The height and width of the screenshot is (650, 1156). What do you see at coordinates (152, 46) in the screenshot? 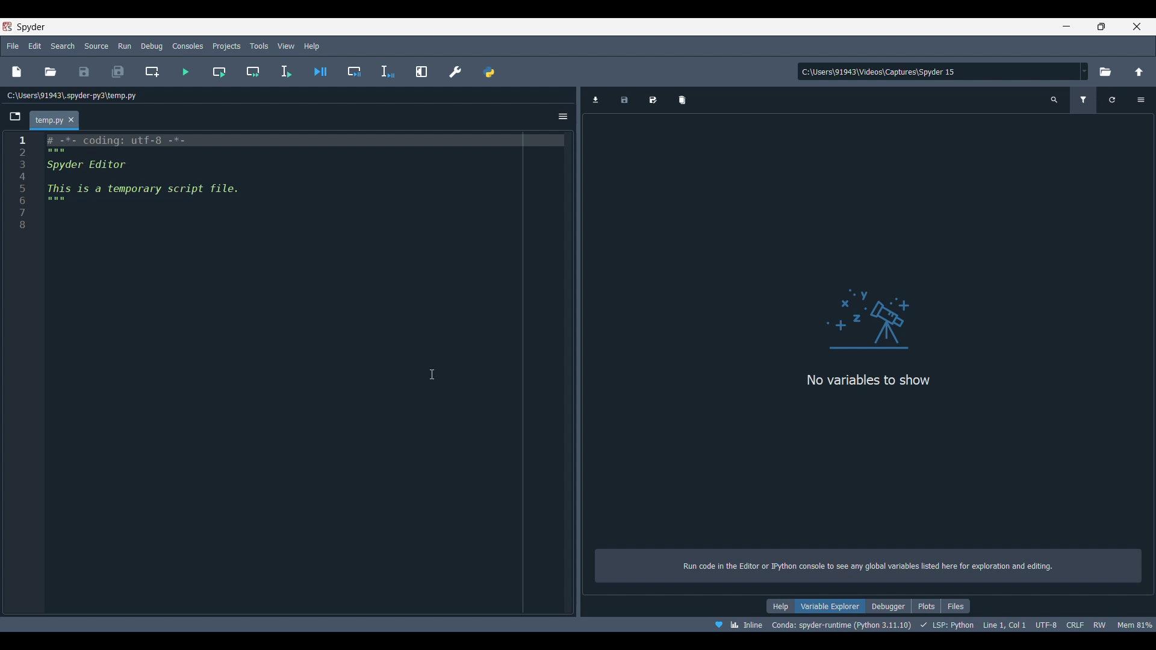
I see `Debug menu` at bounding box center [152, 46].